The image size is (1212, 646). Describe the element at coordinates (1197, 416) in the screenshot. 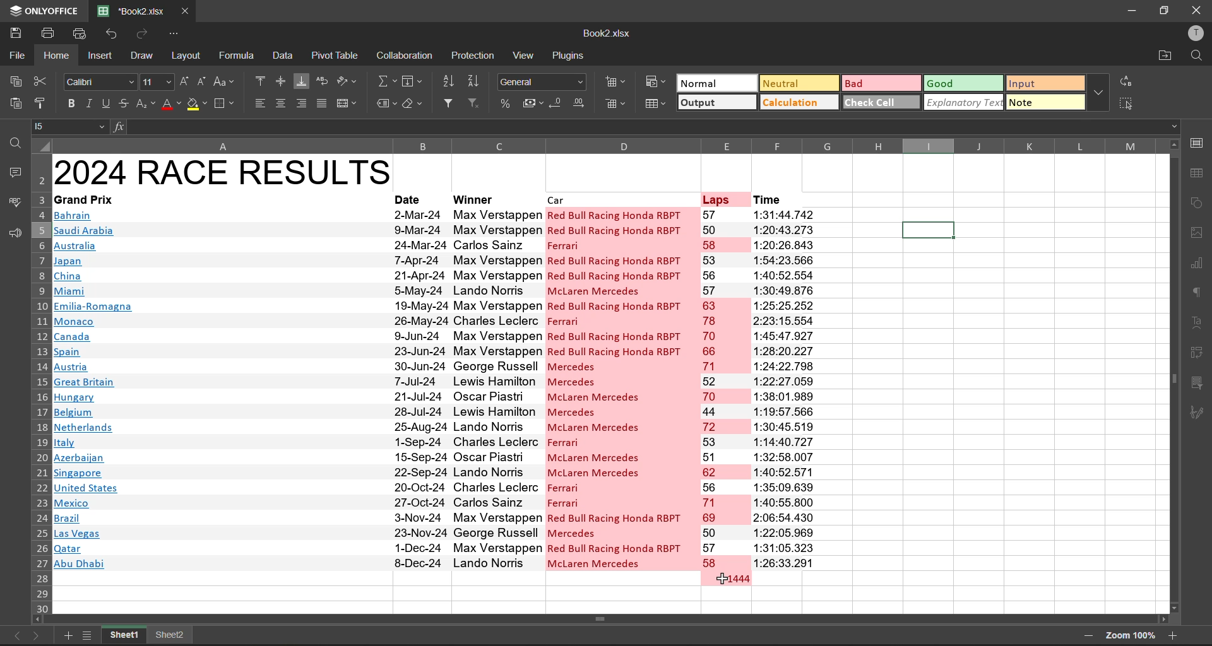

I see `signature` at that location.